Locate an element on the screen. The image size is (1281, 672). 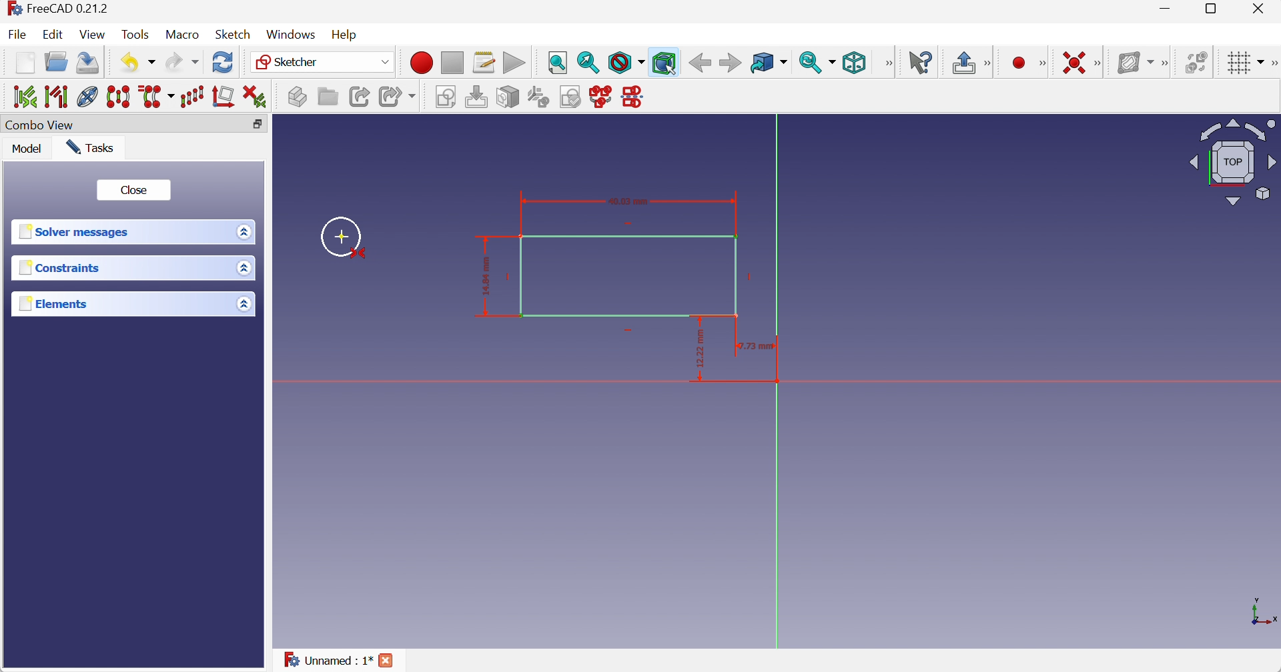
Drop down is located at coordinates (247, 231).